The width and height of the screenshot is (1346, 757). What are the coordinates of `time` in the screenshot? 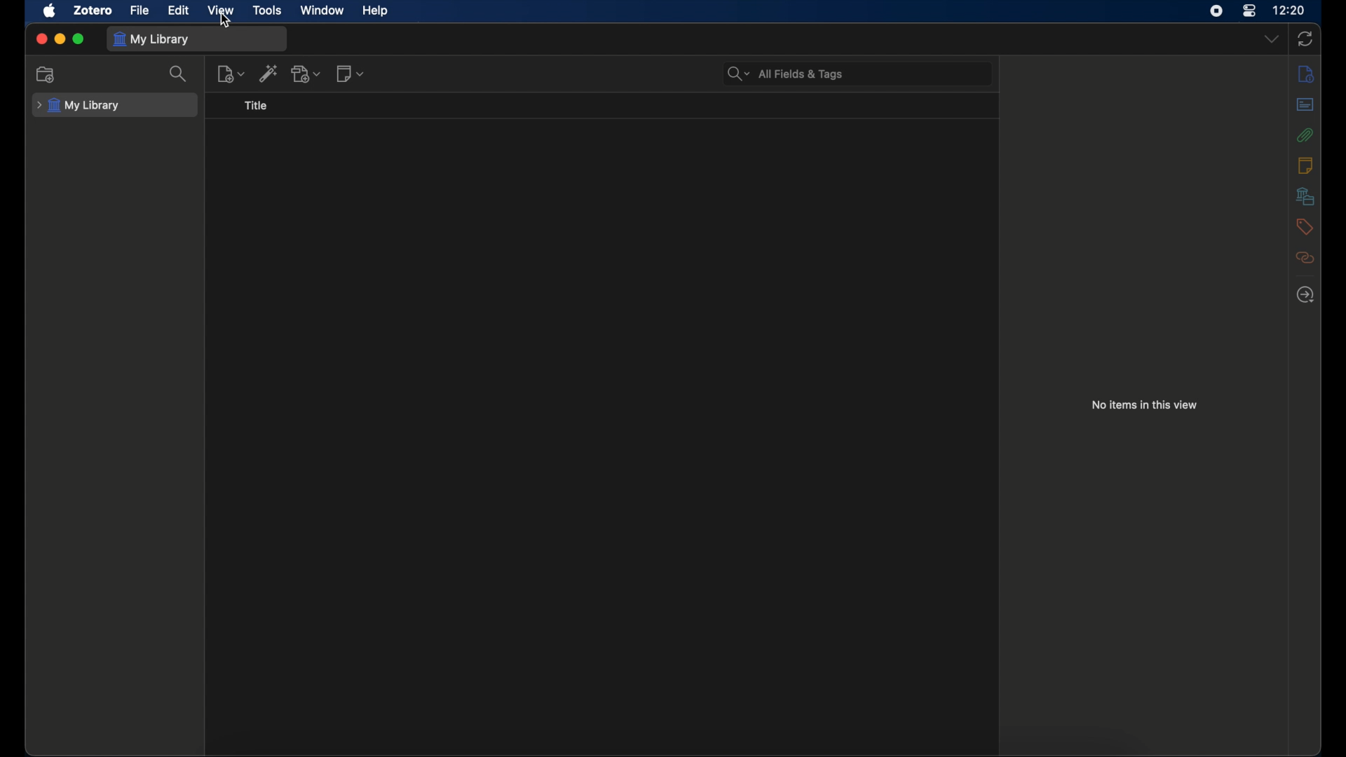 It's located at (1290, 10).